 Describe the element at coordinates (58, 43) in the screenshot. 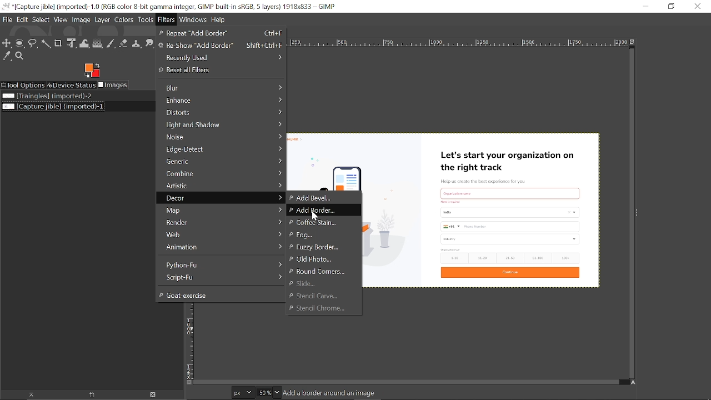

I see `Crop tool` at that location.